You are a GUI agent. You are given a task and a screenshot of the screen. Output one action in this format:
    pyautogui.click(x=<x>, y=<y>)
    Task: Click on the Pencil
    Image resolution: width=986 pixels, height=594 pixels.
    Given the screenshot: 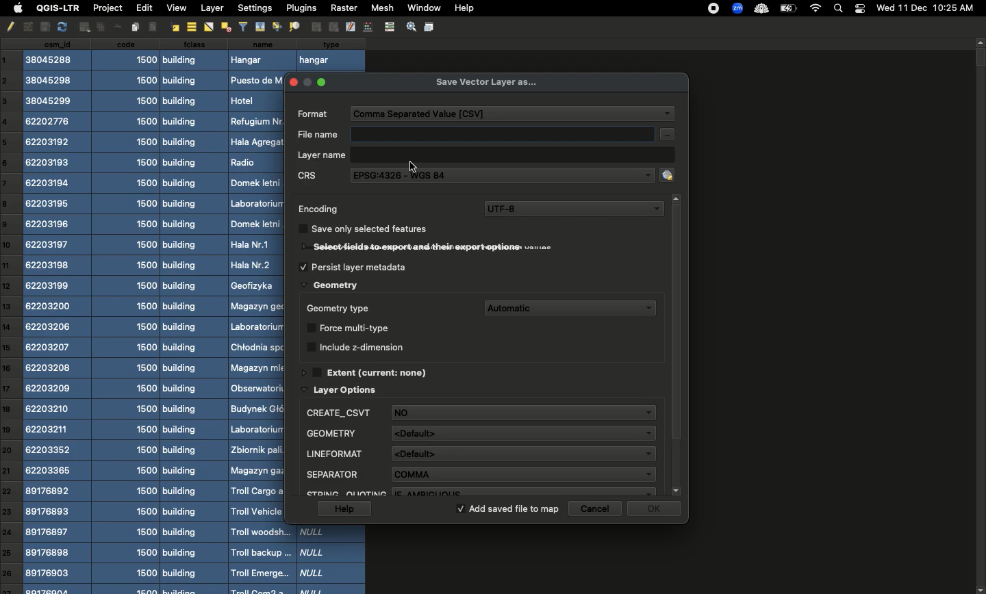 What is the action you would take?
    pyautogui.click(x=9, y=27)
    